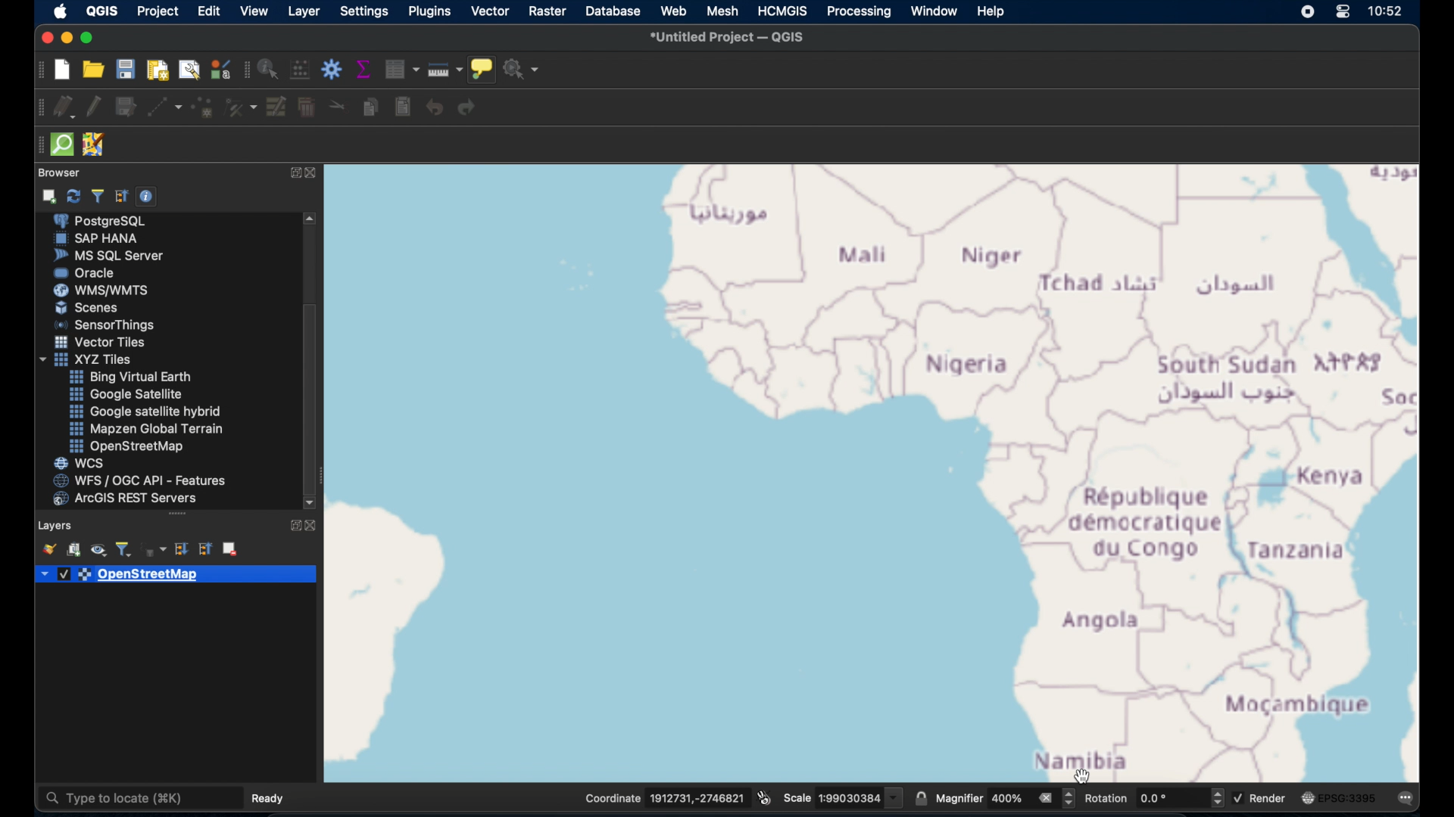  What do you see at coordinates (843, 795) in the screenshot?
I see `Scale 1:99030334` at bounding box center [843, 795].